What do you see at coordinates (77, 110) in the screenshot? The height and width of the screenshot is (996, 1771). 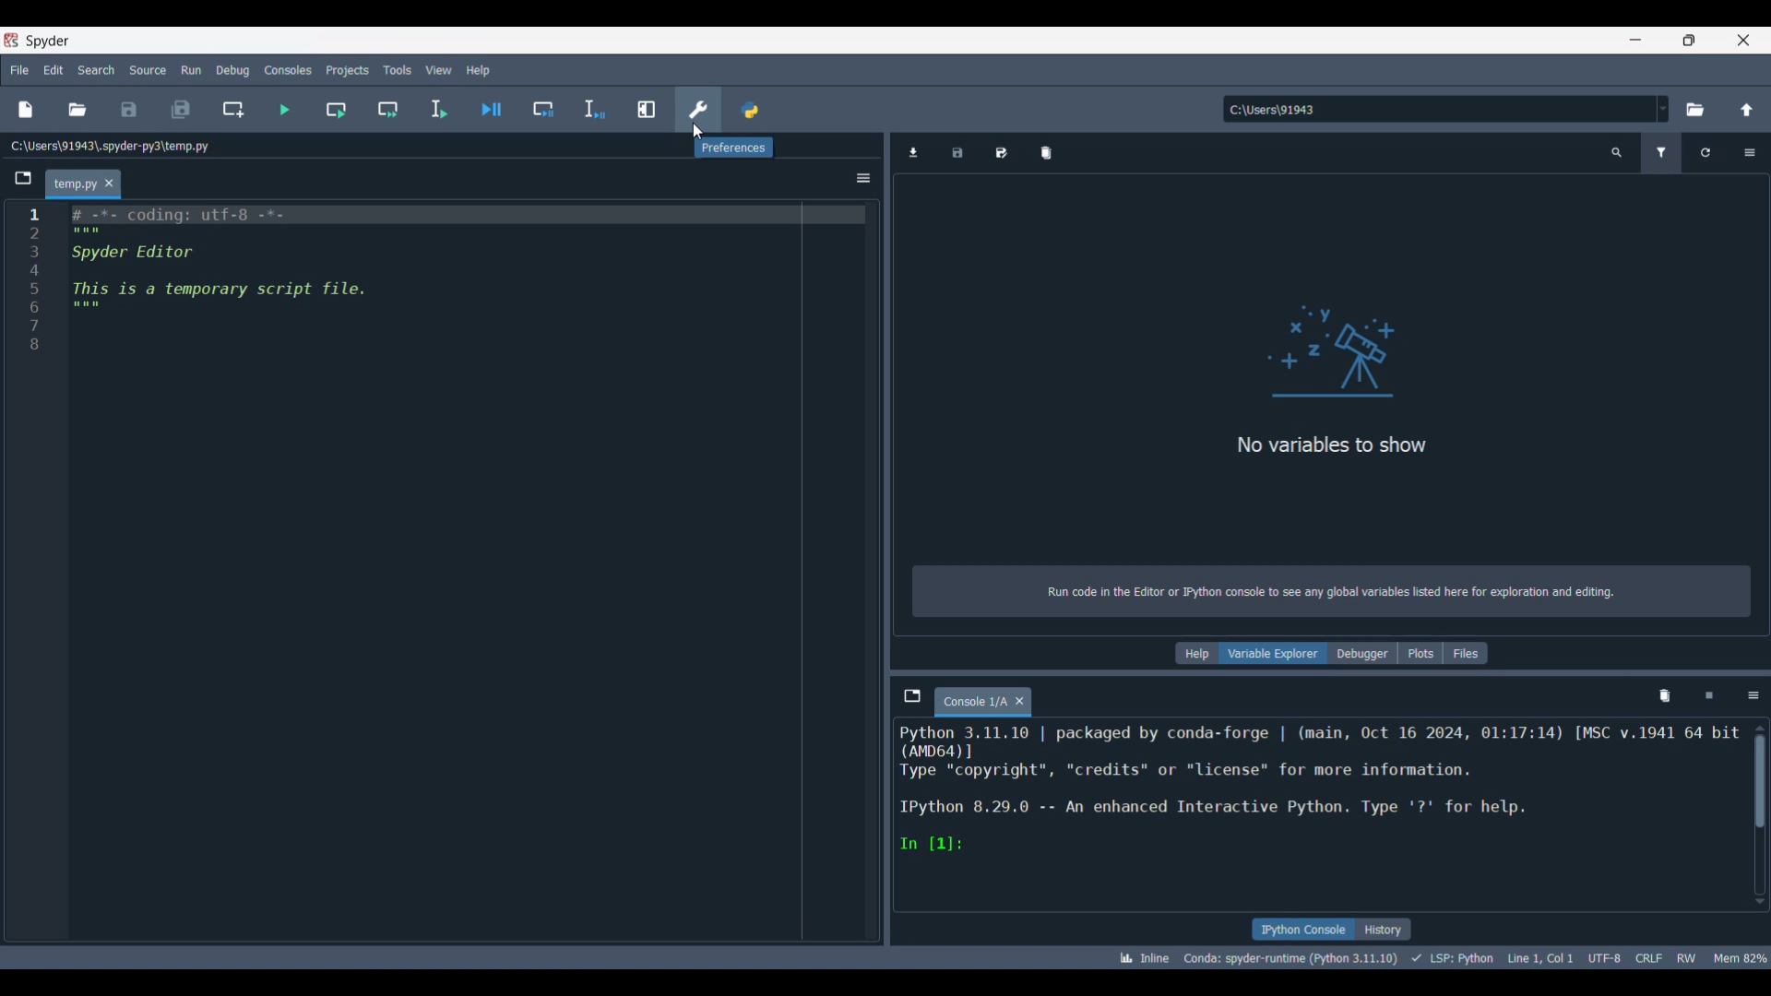 I see `Open file` at bounding box center [77, 110].